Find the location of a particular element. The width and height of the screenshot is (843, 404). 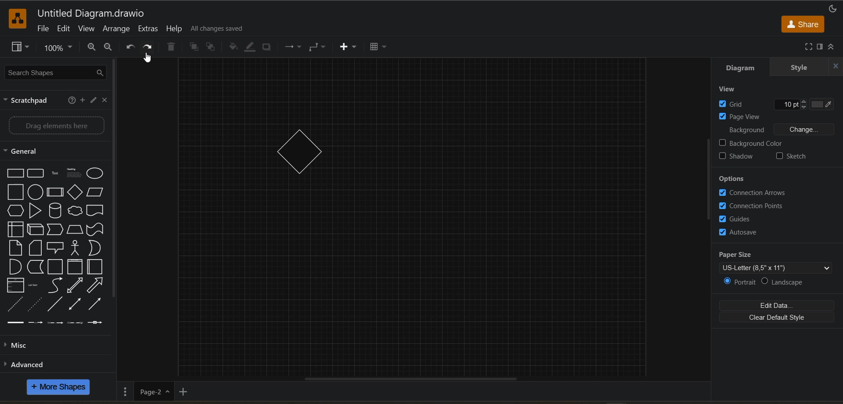

redo is located at coordinates (149, 47).